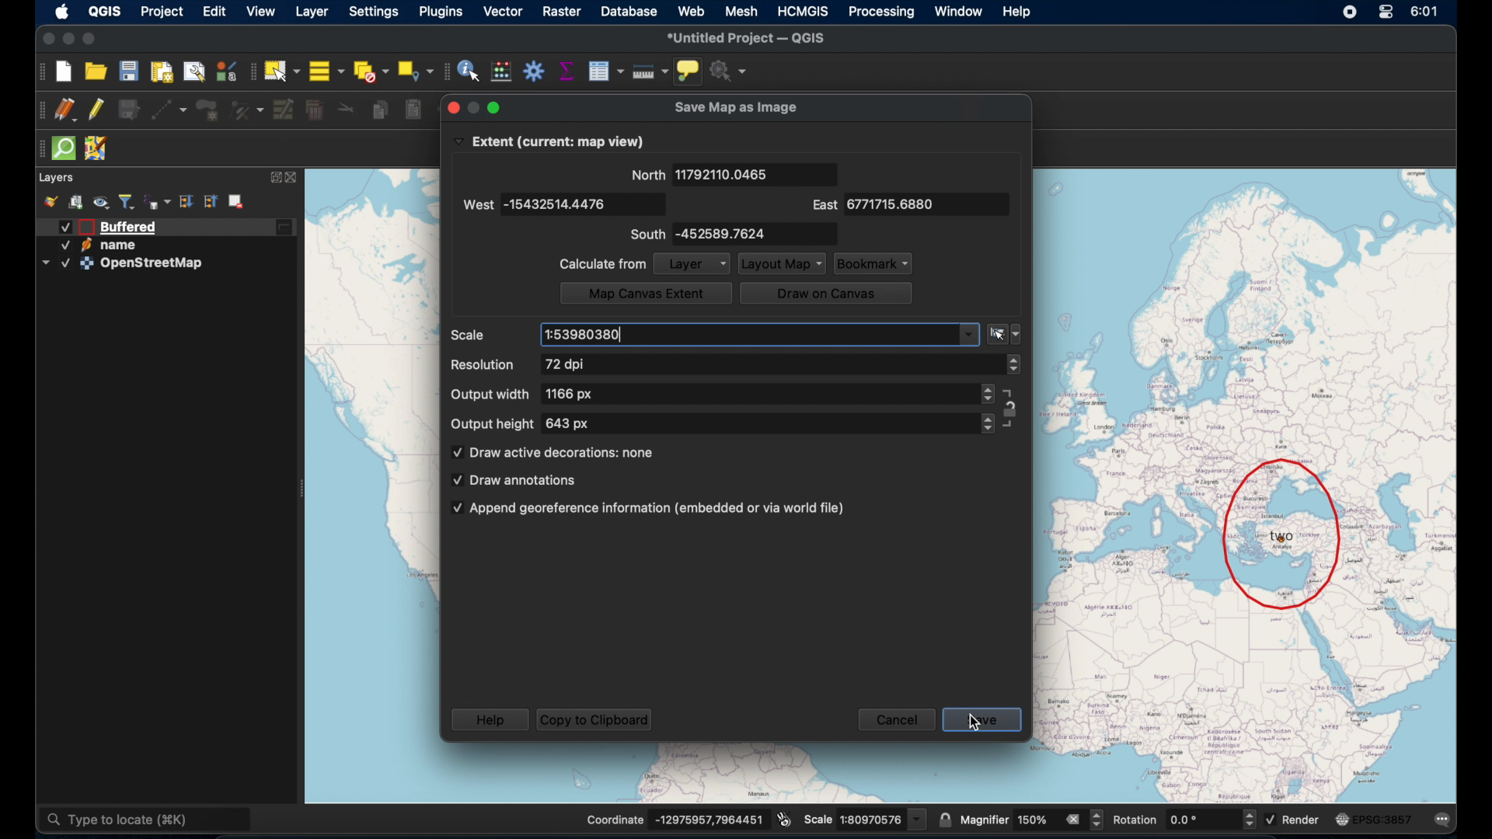 The image size is (1492, 839). Describe the element at coordinates (66, 71) in the screenshot. I see `new project` at that location.